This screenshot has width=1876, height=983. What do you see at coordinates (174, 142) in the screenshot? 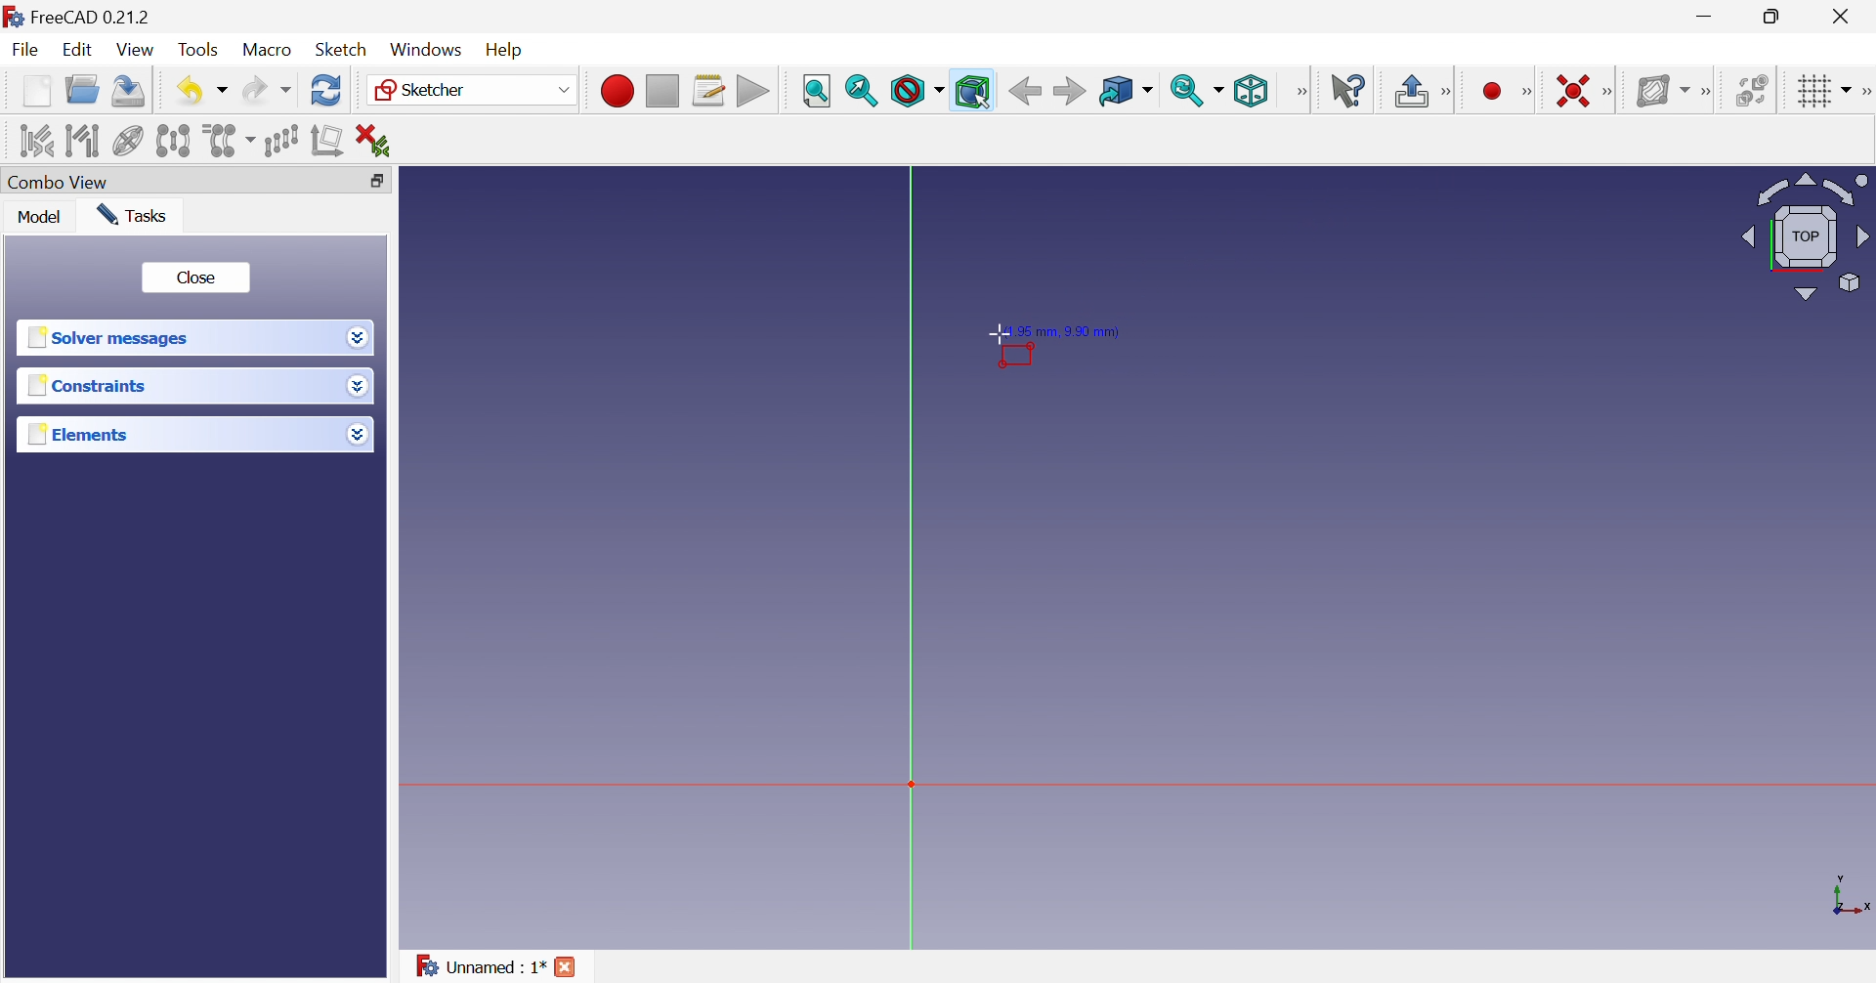
I see `Symmetry` at bounding box center [174, 142].